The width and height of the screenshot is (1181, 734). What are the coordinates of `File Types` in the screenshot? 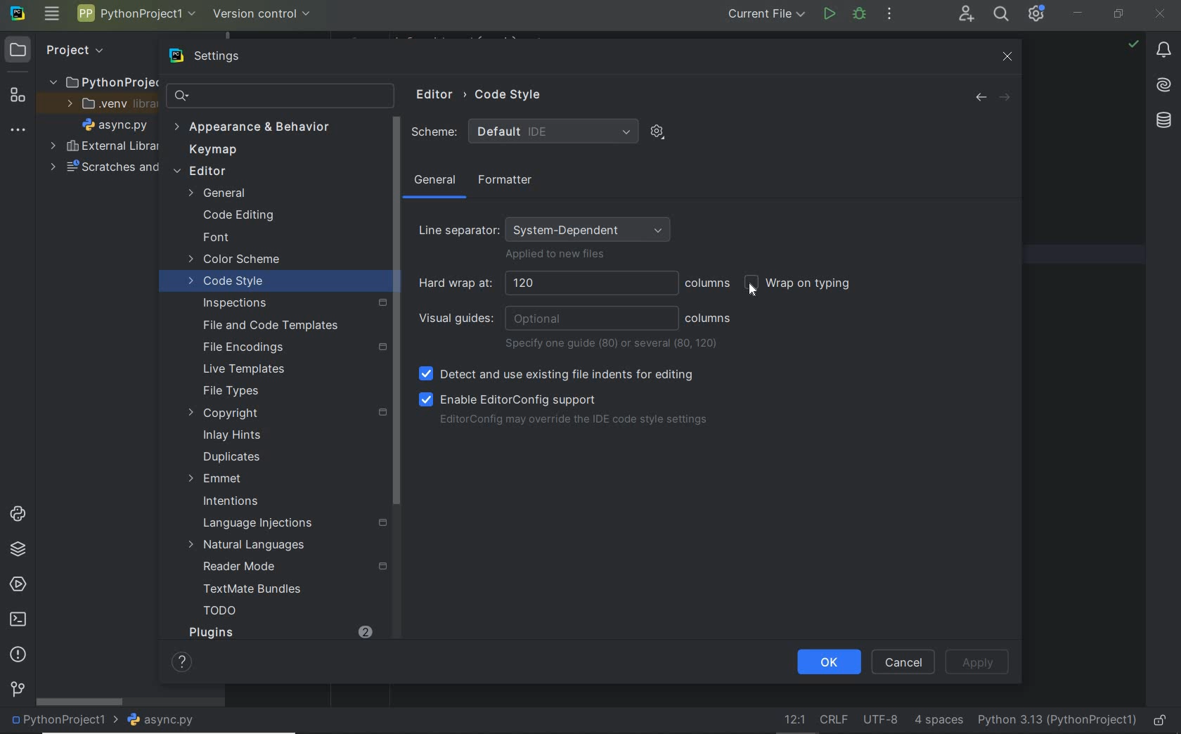 It's located at (231, 392).